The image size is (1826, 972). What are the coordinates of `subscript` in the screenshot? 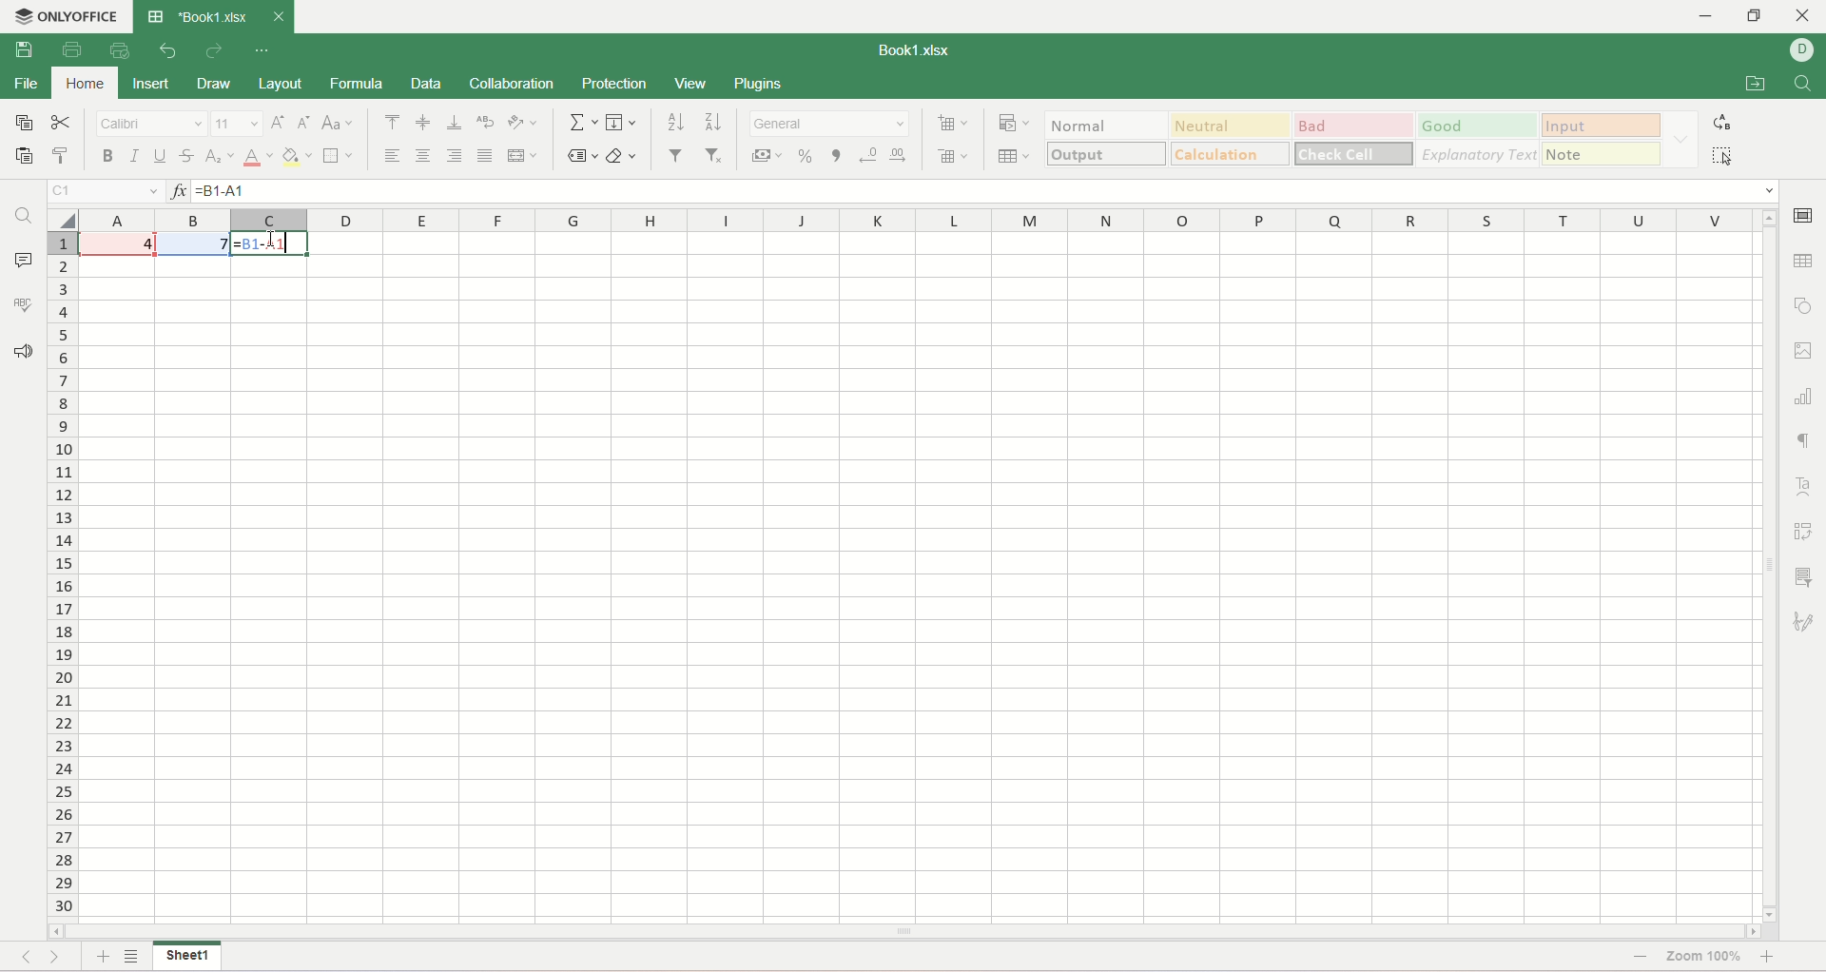 It's located at (221, 156).